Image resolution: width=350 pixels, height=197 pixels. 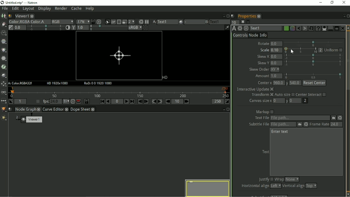 What do you see at coordinates (48, 28) in the screenshot?
I see `Auto contrast` at bounding box center [48, 28].